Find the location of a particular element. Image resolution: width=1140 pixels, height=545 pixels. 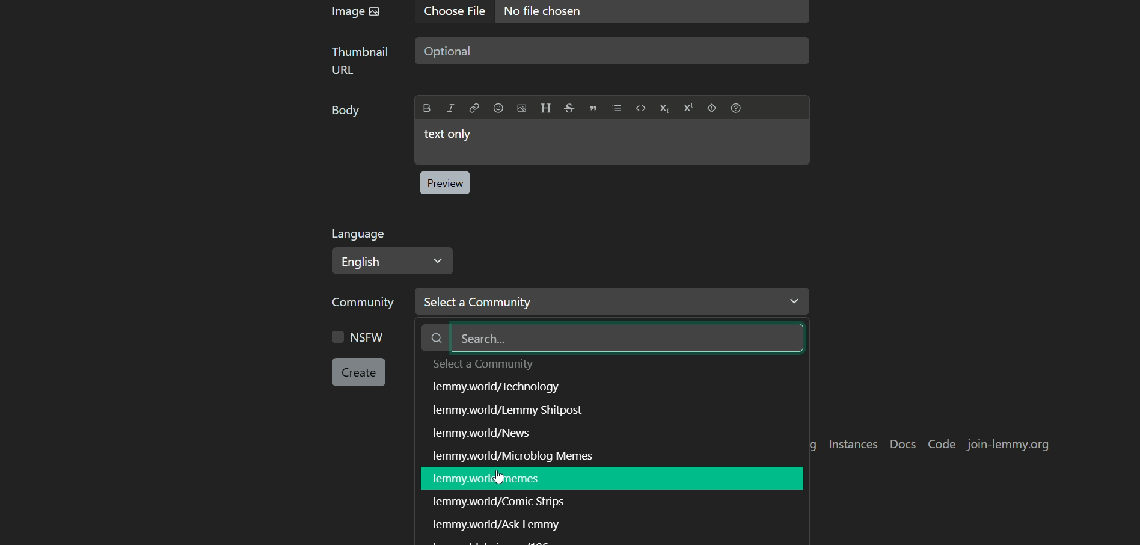

search is located at coordinates (615, 339).